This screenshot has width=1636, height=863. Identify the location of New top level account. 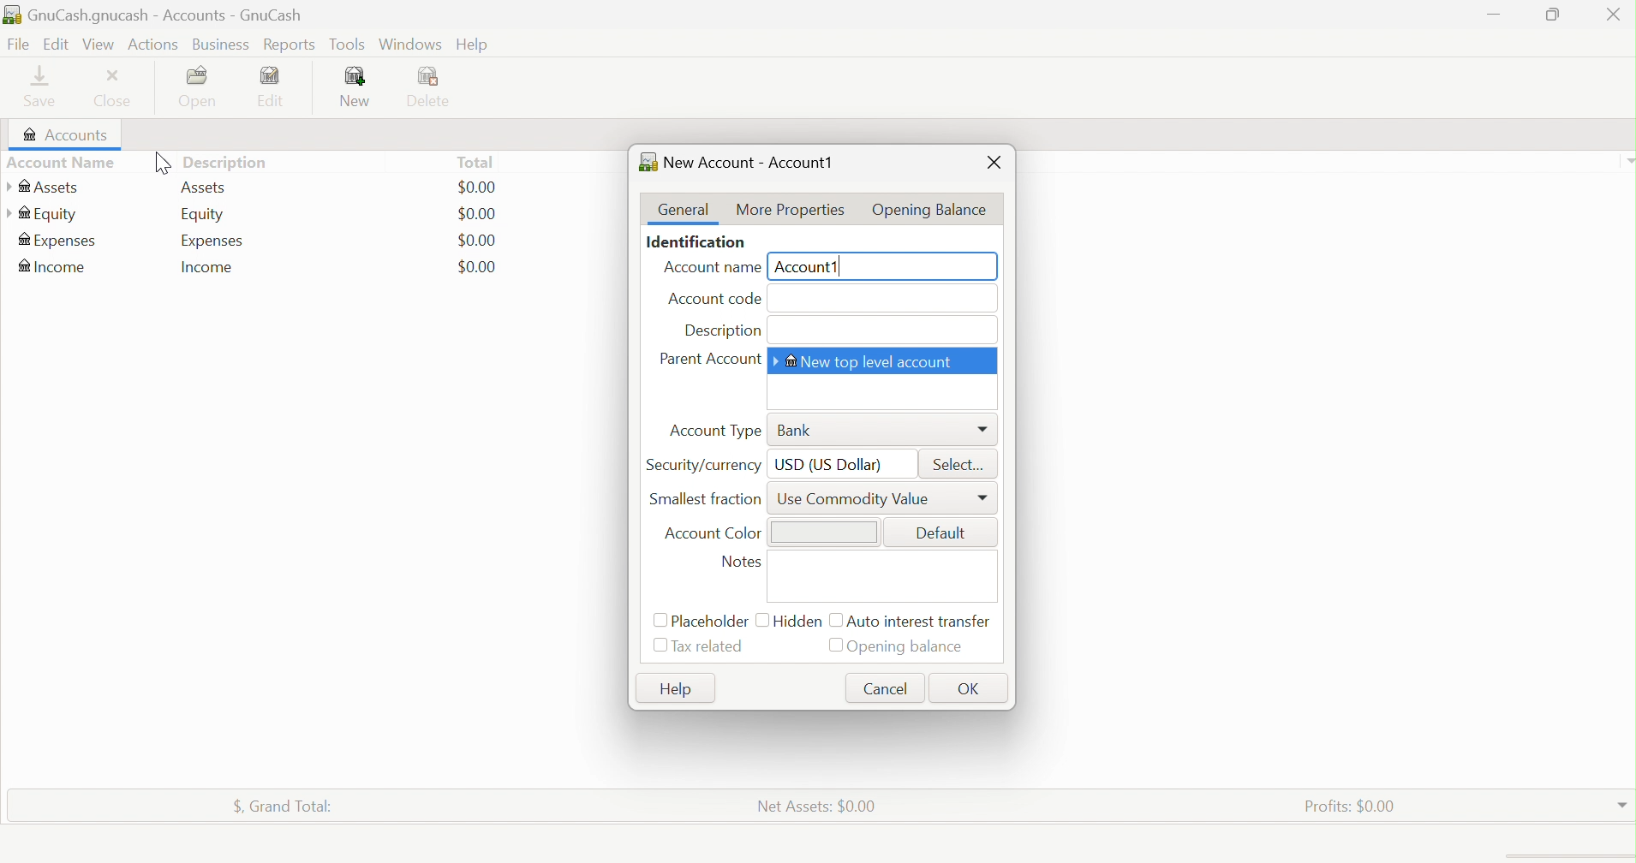
(872, 360).